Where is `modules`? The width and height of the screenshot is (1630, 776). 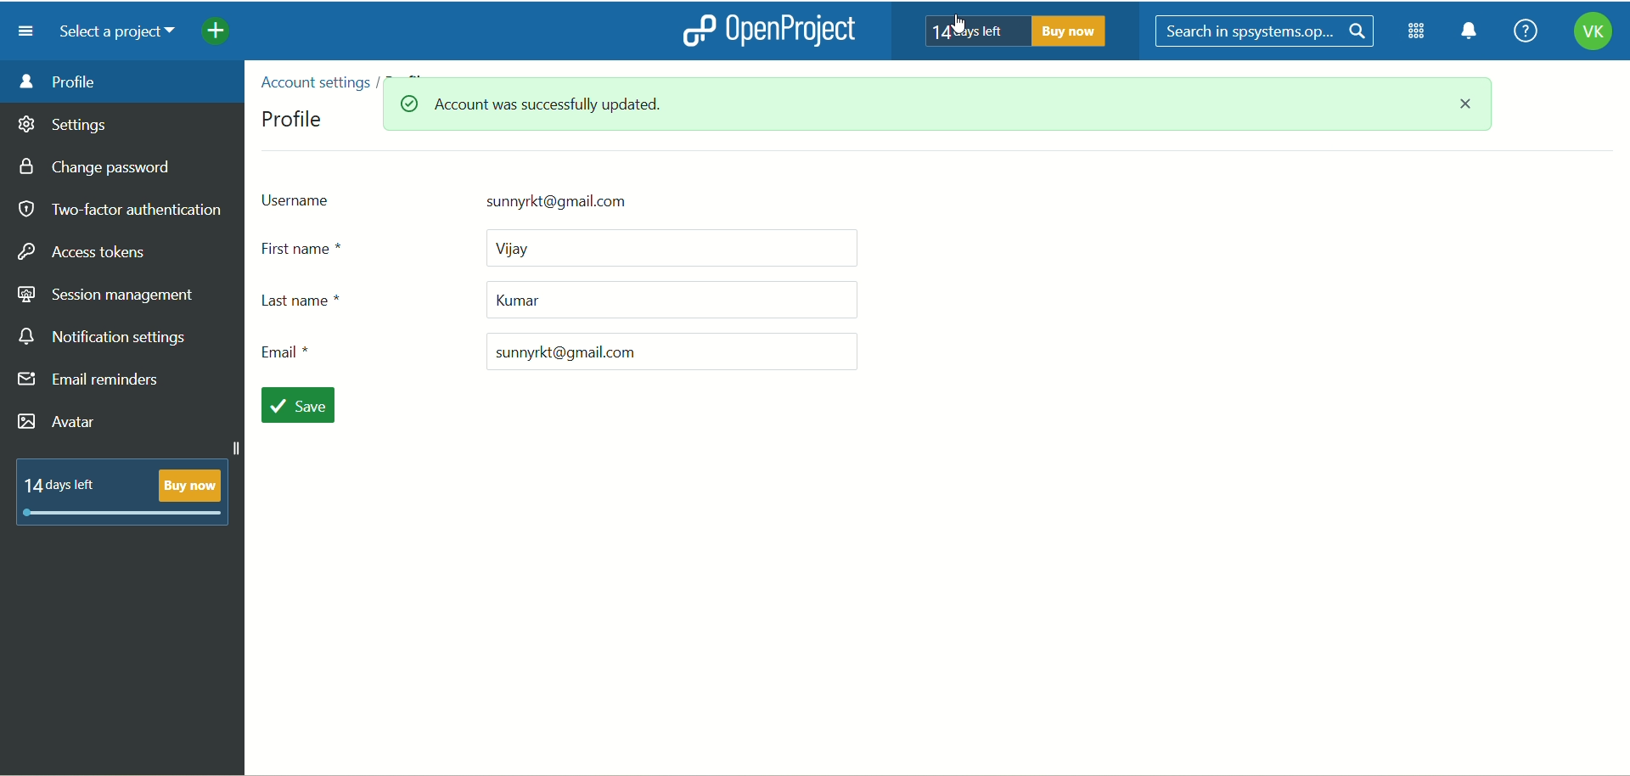 modules is located at coordinates (1418, 35).